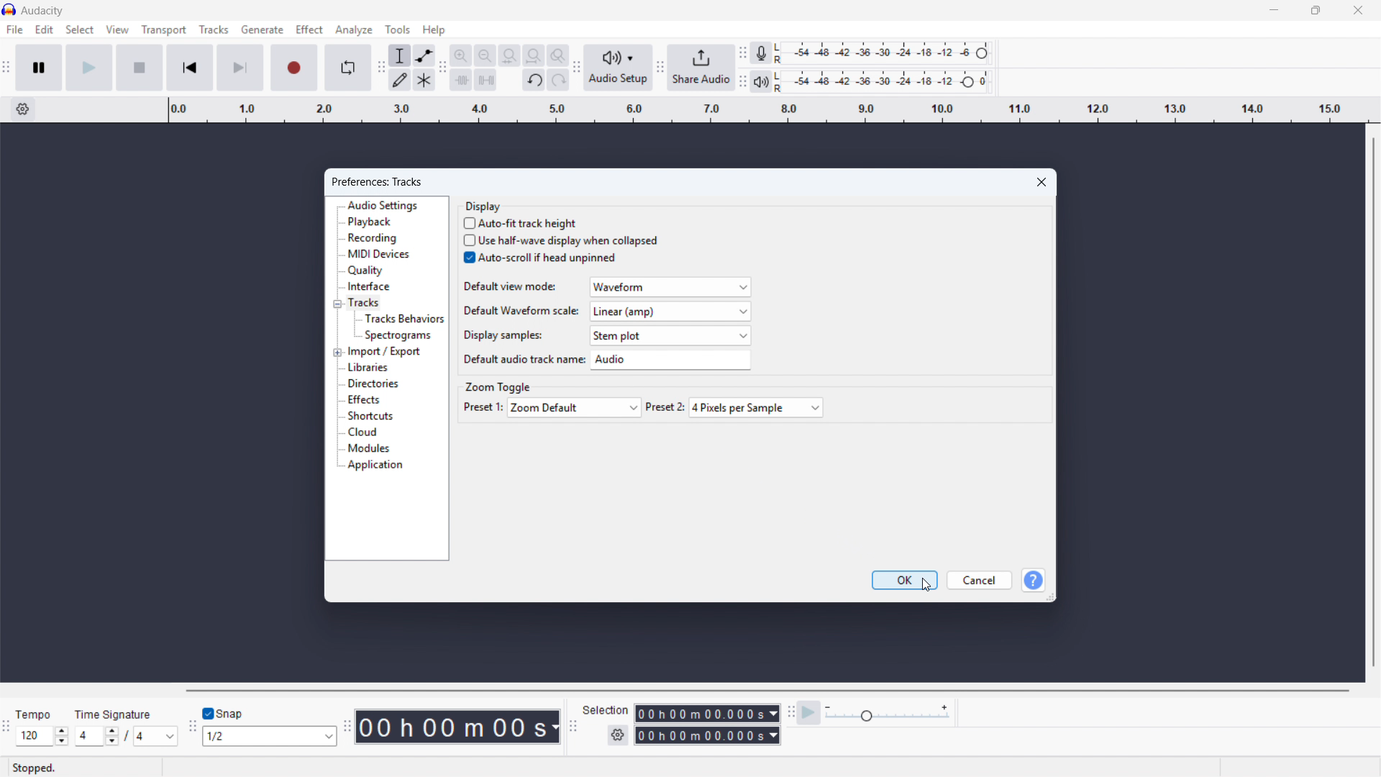 The width and height of the screenshot is (1381, 777). Describe the element at coordinates (378, 182) in the screenshot. I see `preferences: tracks` at that location.